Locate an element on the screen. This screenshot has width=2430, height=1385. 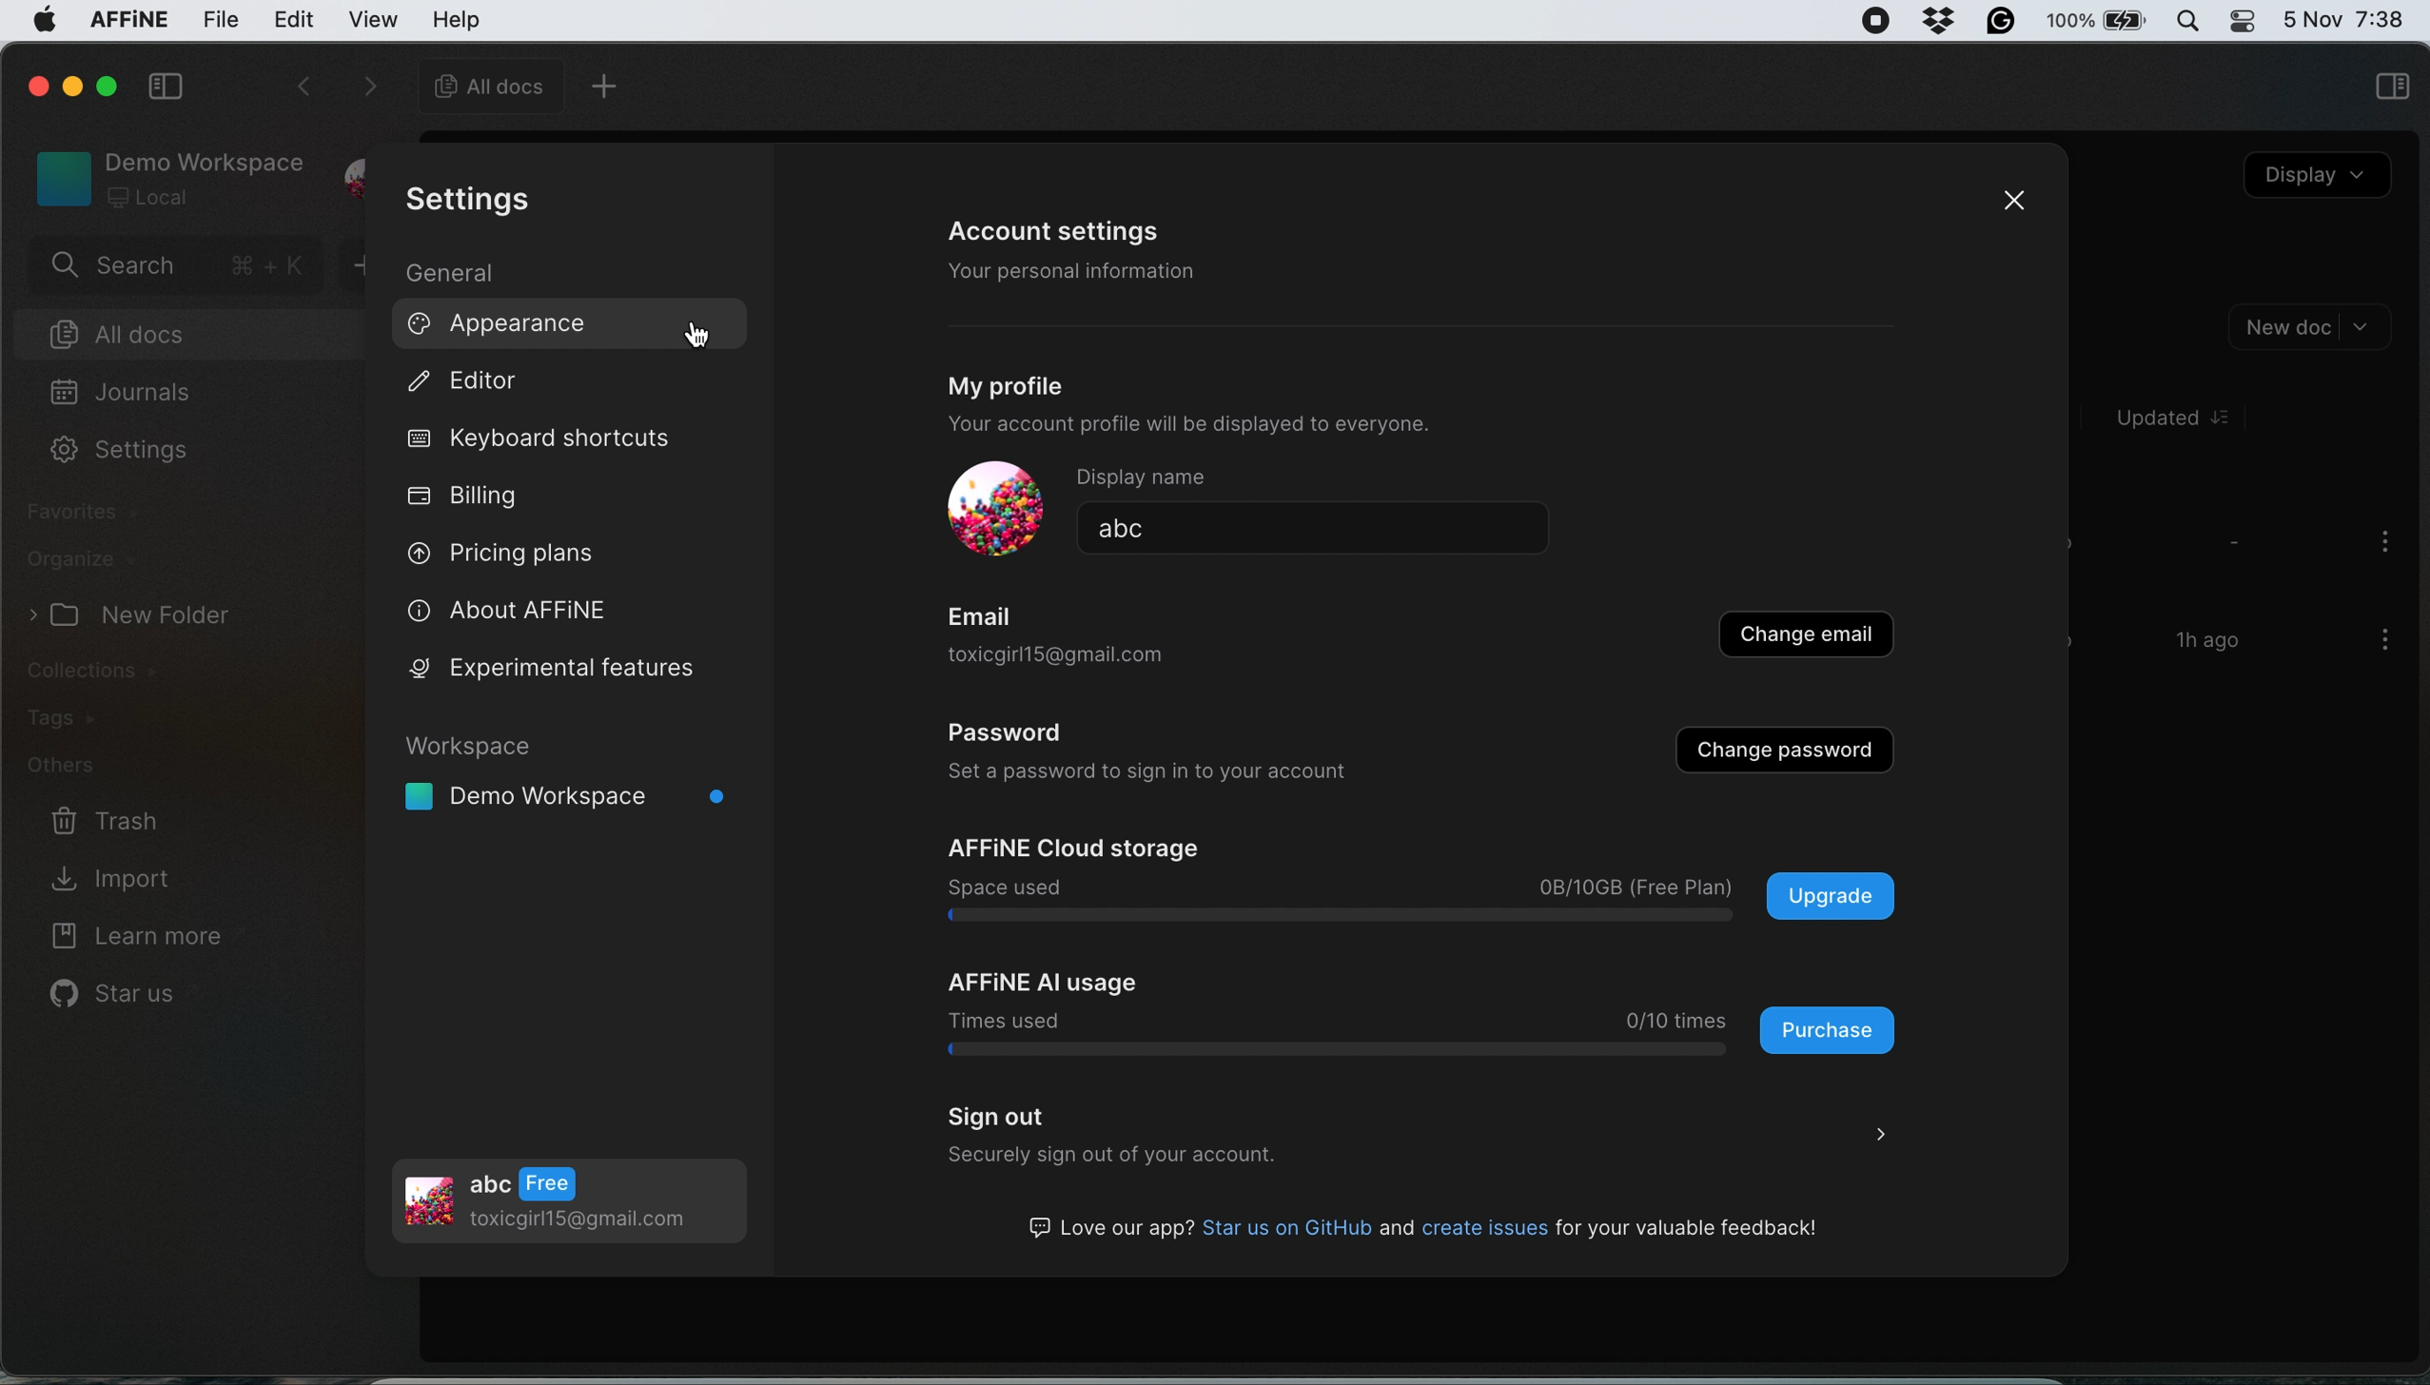
collections is located at coordinates (119, 670).